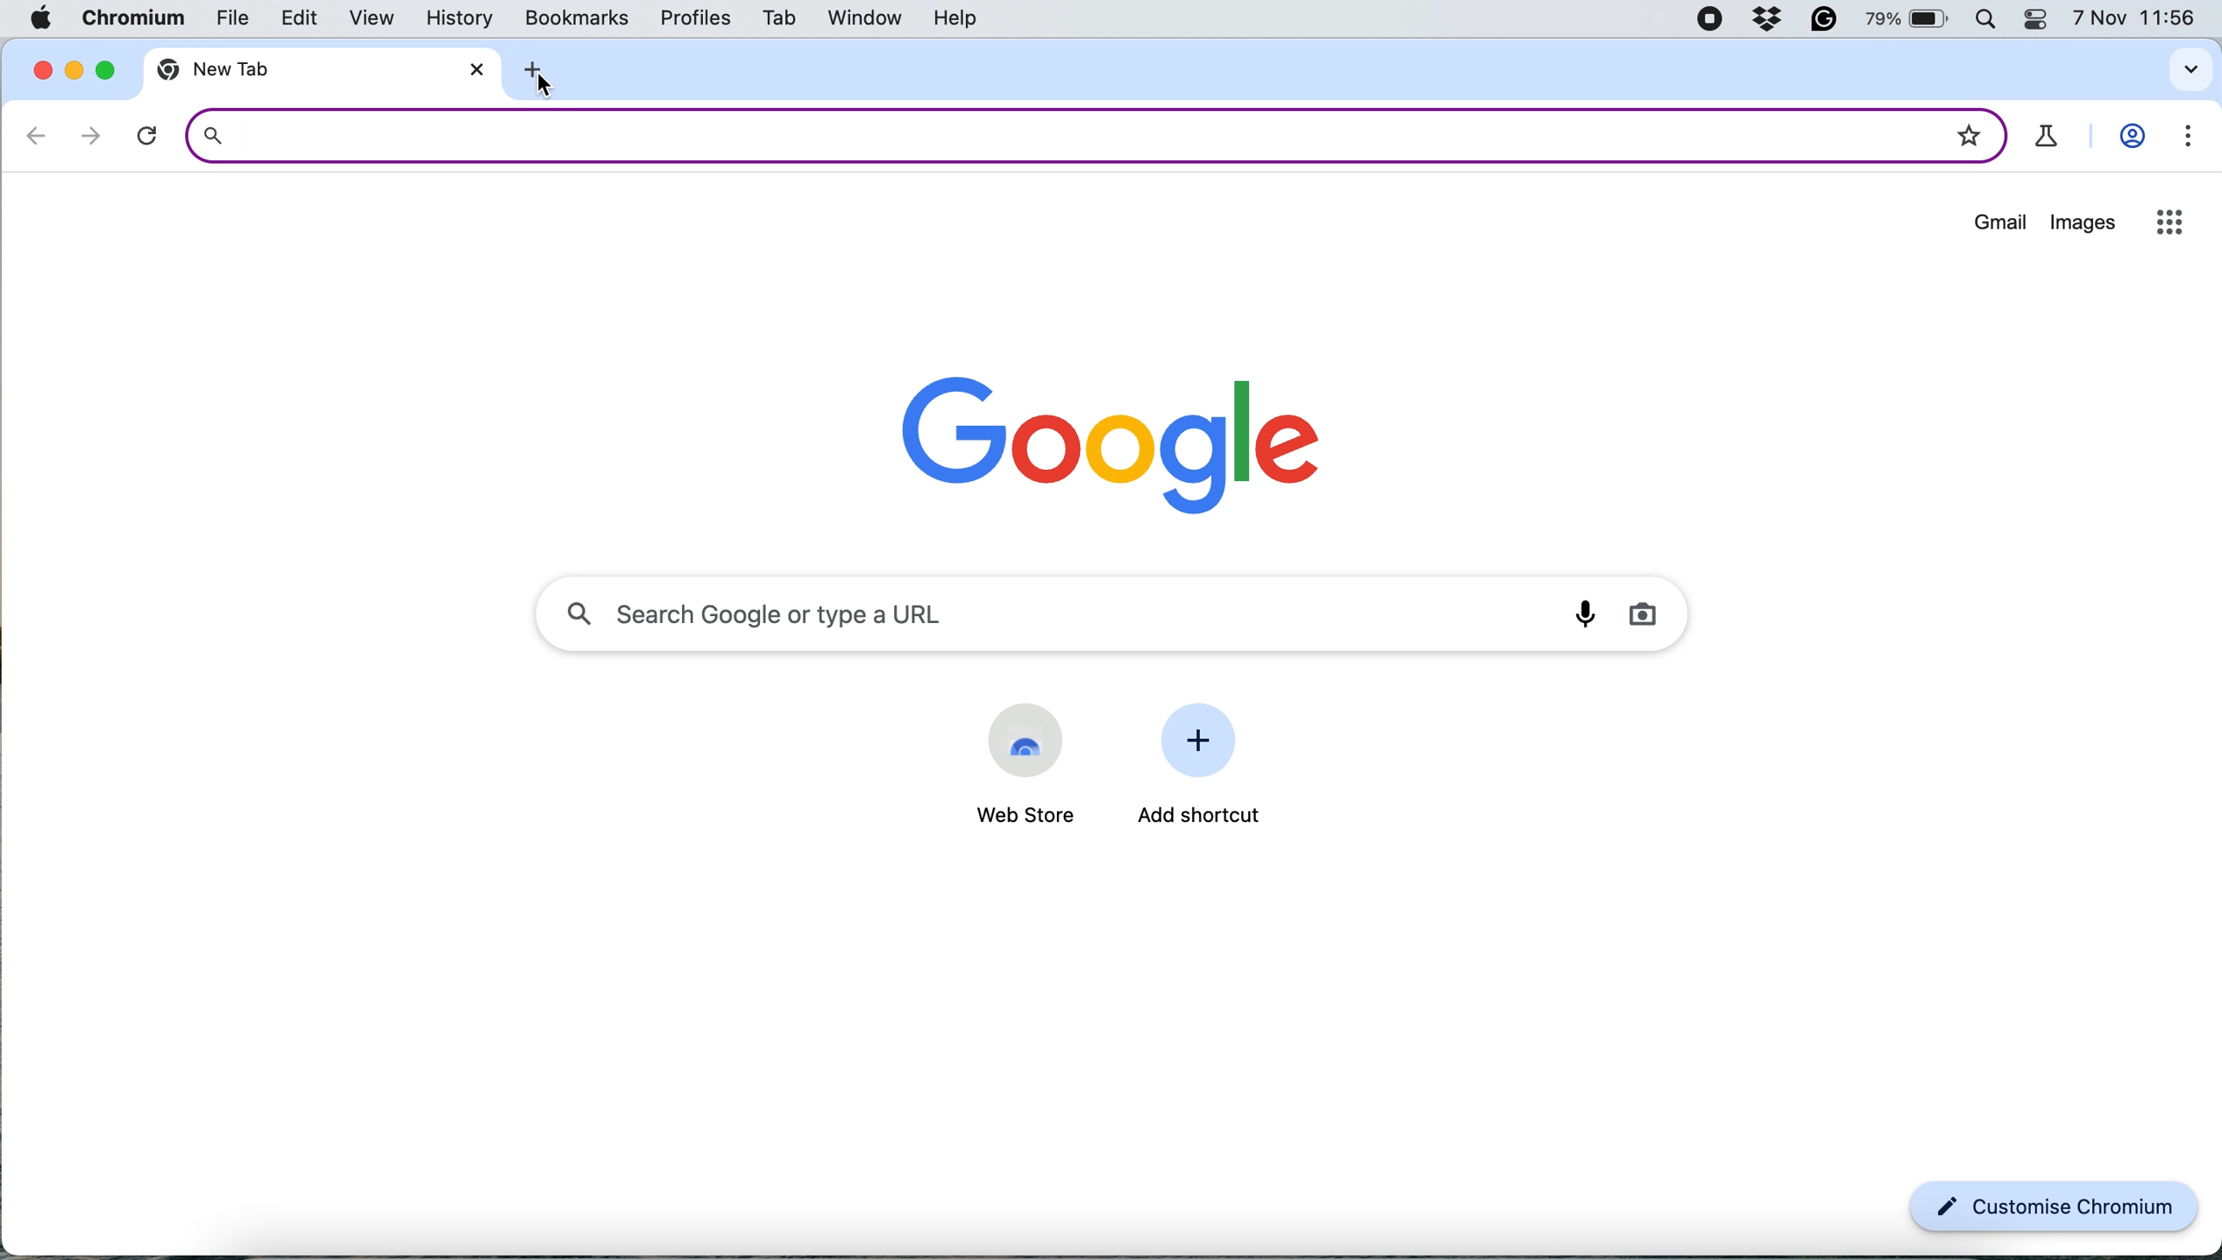 This screenshot has height=1260, width=2222. Describe the element at coordinates (965, 16) in the screenshot. I see `help` at that location.